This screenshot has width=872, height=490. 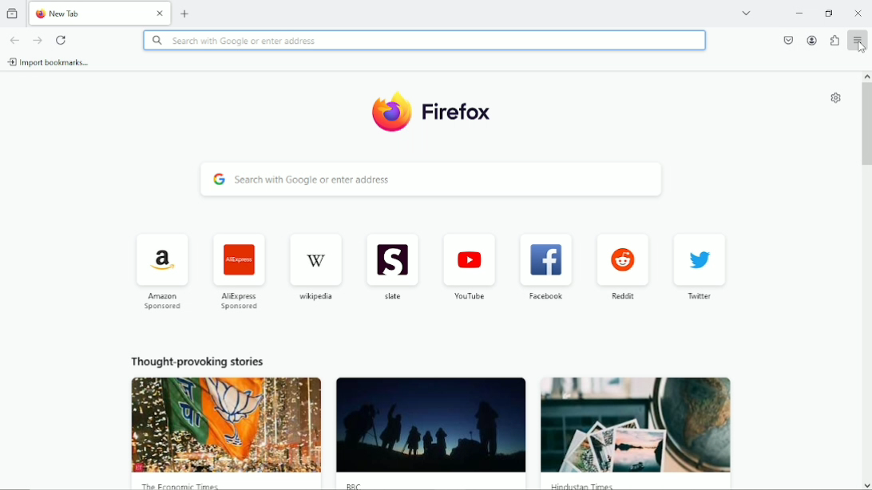 I want to click on Slate, so click(x=391, y=267).